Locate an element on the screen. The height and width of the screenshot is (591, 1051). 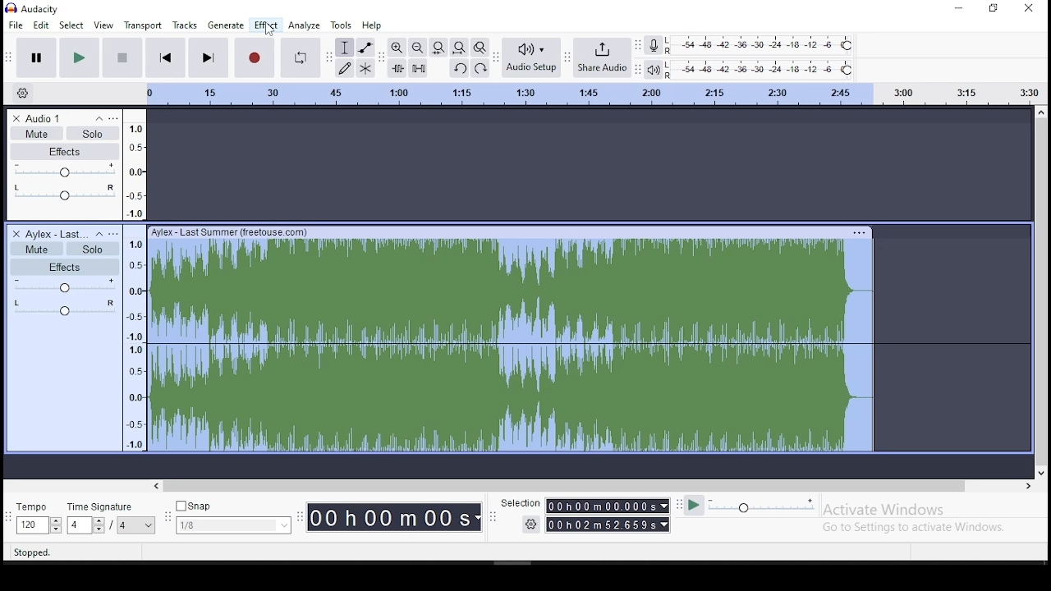
volume is located at coordinates (66, 172).